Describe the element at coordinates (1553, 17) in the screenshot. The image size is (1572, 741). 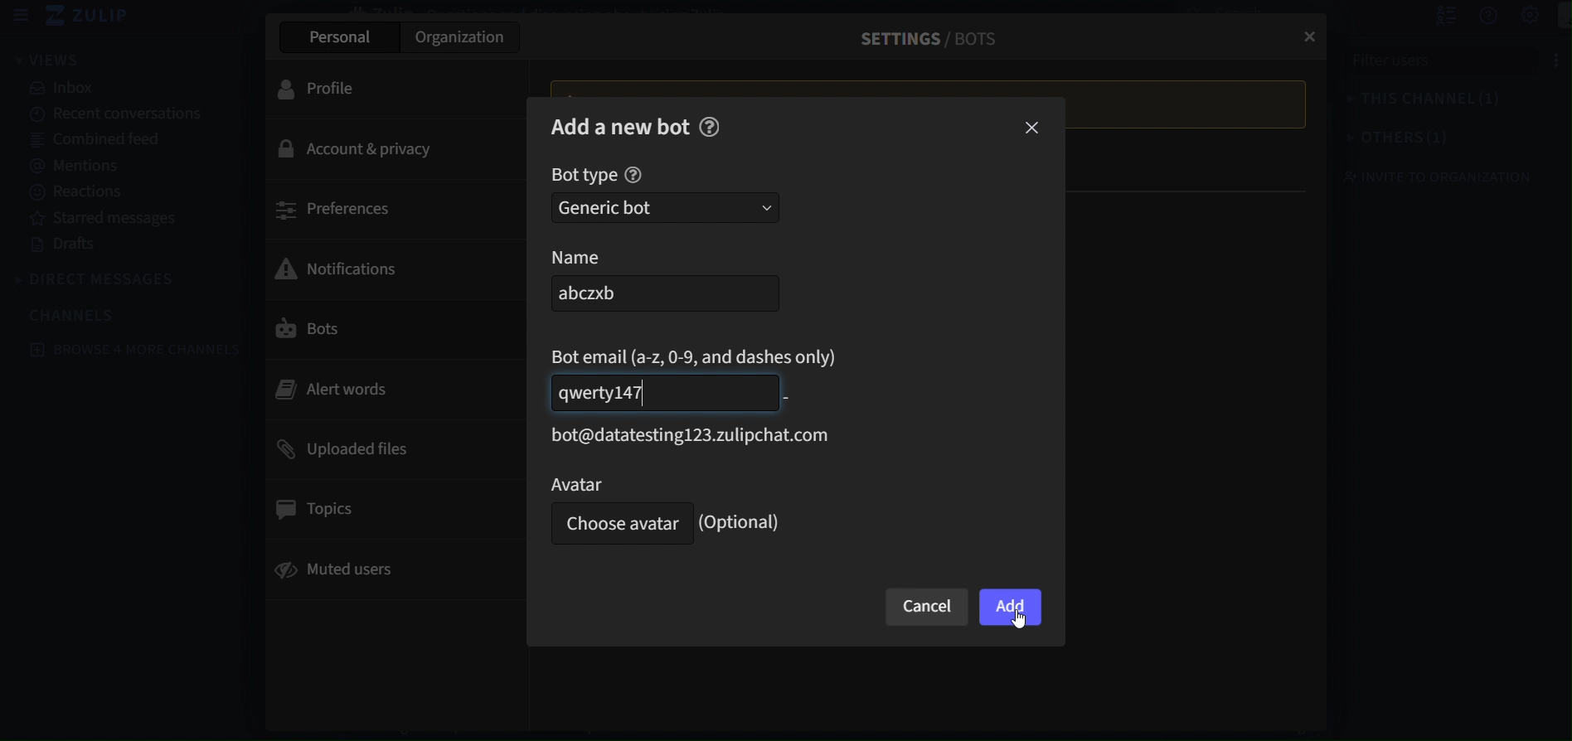
I see `main menu` at that location.